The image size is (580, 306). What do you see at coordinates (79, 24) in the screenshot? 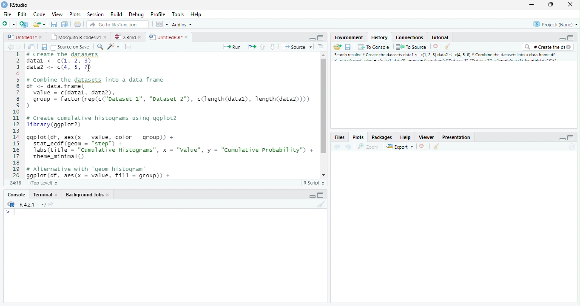
I see `Print` at bounding box center [79, 24].